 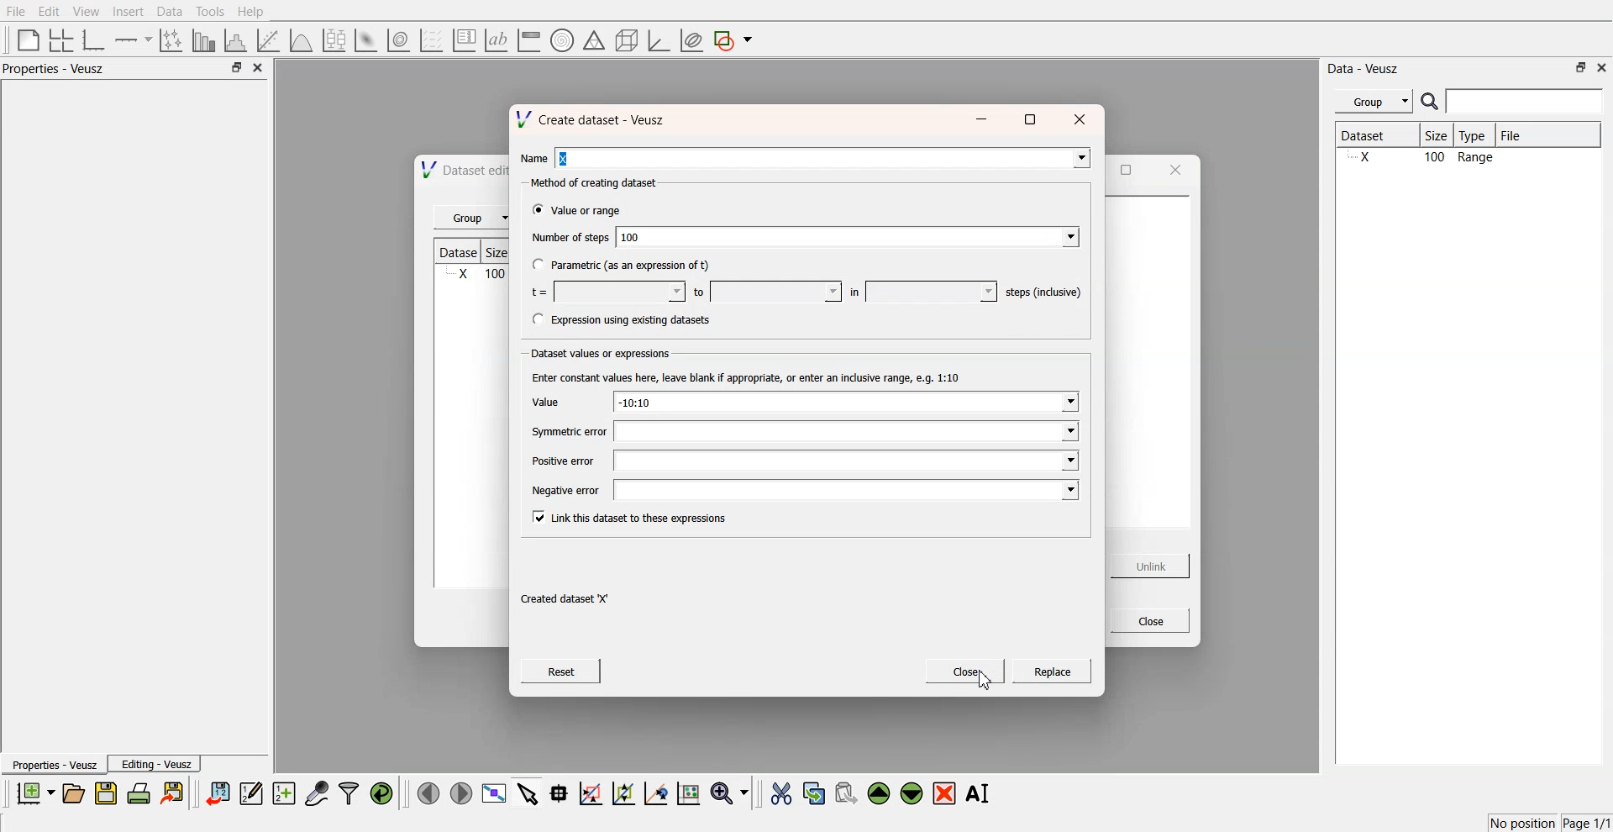 I want to click on maximise, so click(x=1032, y=118).